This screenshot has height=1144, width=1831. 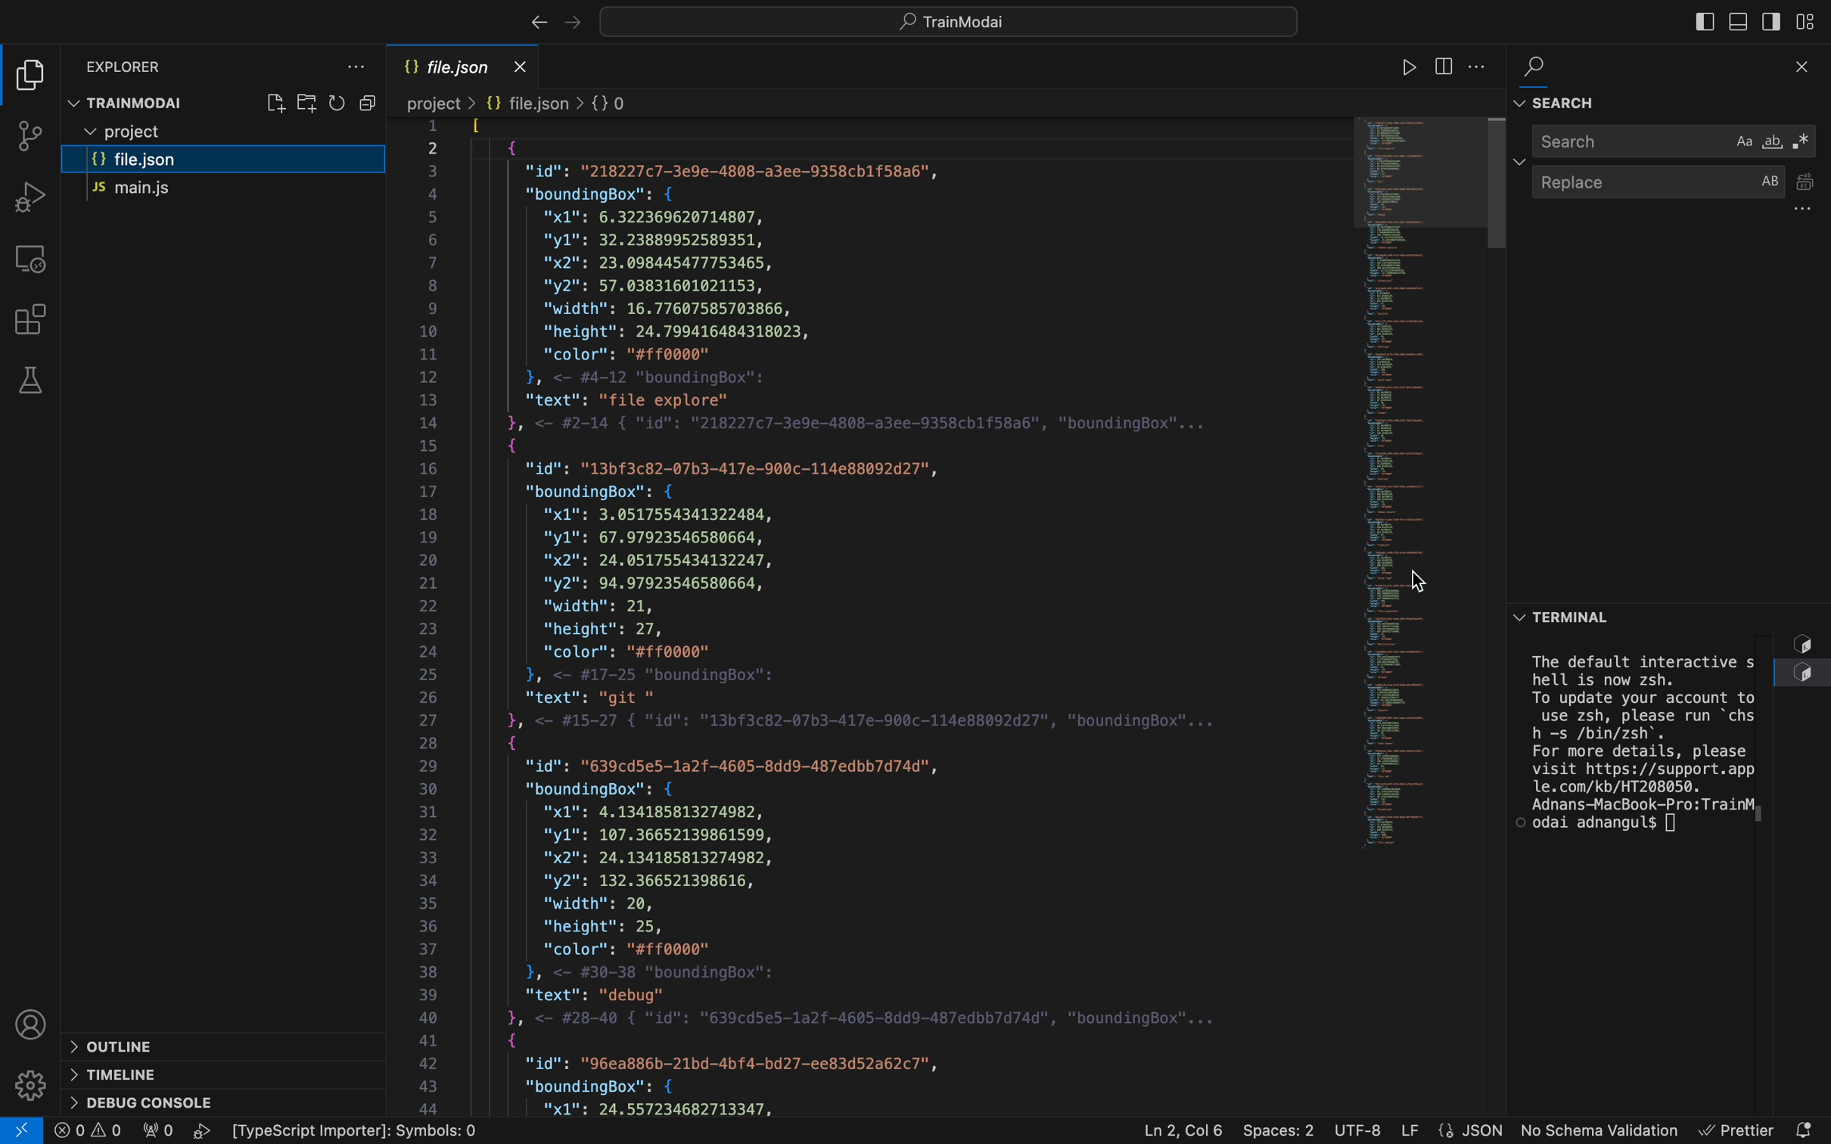 I want to click on toggle secondary bar, so click(x=1768, y=19).